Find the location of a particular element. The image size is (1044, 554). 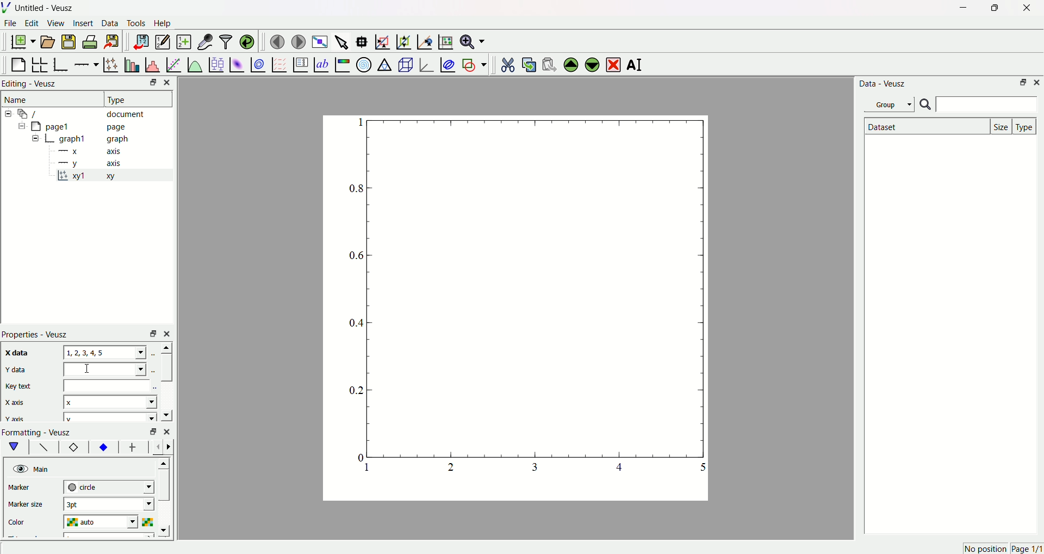

reload linked datasets is located at coordinates (247, 40).